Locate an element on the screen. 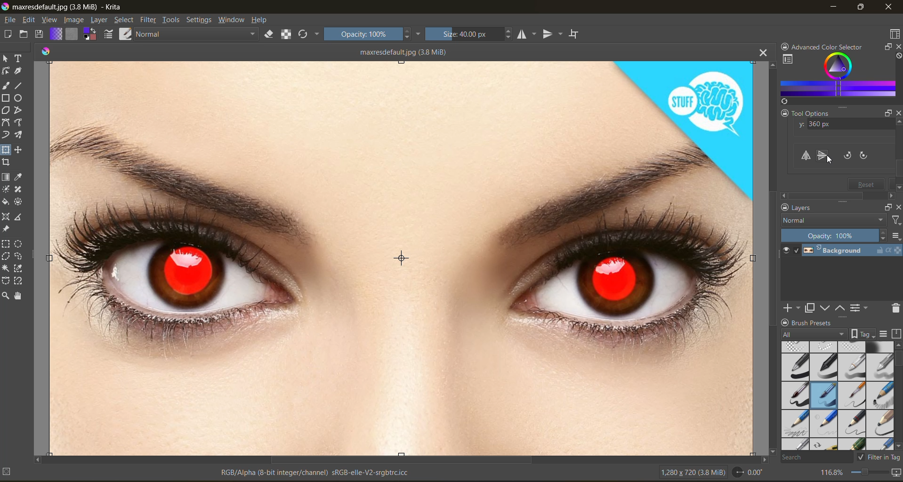 The image size is (903, 482). tool is located at coordinates (19, 190).